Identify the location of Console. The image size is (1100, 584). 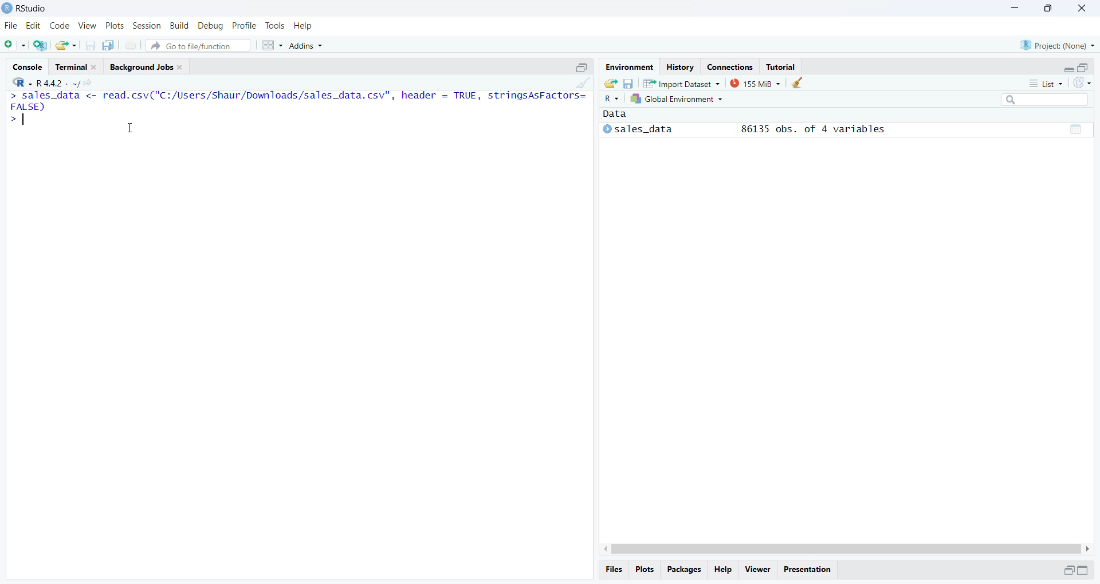
(27, 66).